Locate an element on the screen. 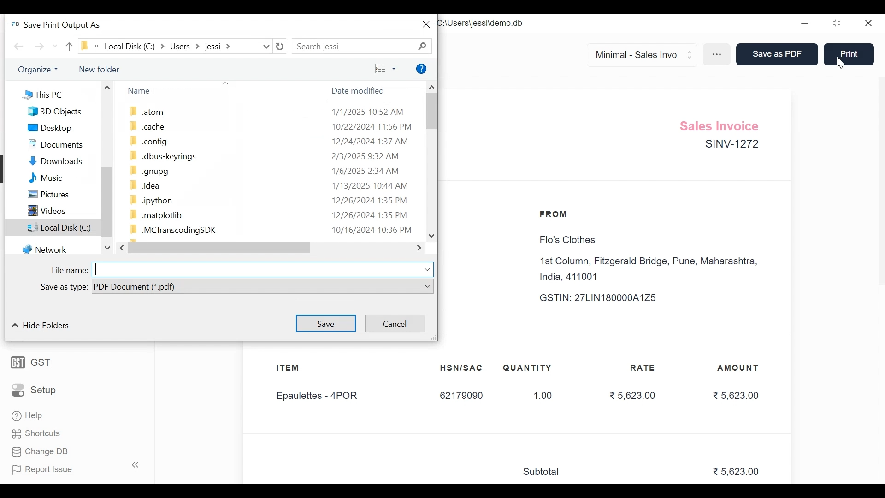  Cancel is located at coordinates (396, 323).